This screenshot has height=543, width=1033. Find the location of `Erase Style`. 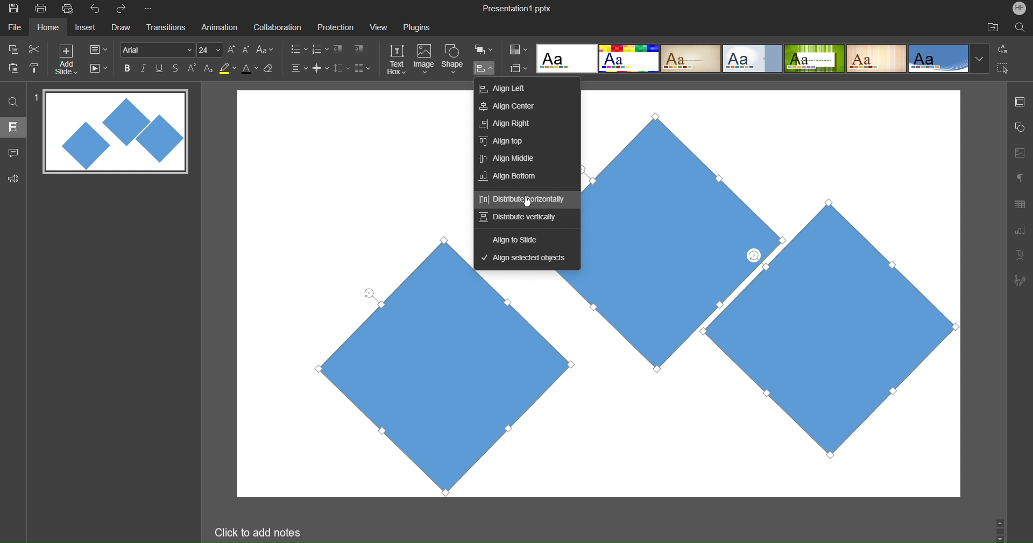

Erase Style is located at coordinates (270, 68).